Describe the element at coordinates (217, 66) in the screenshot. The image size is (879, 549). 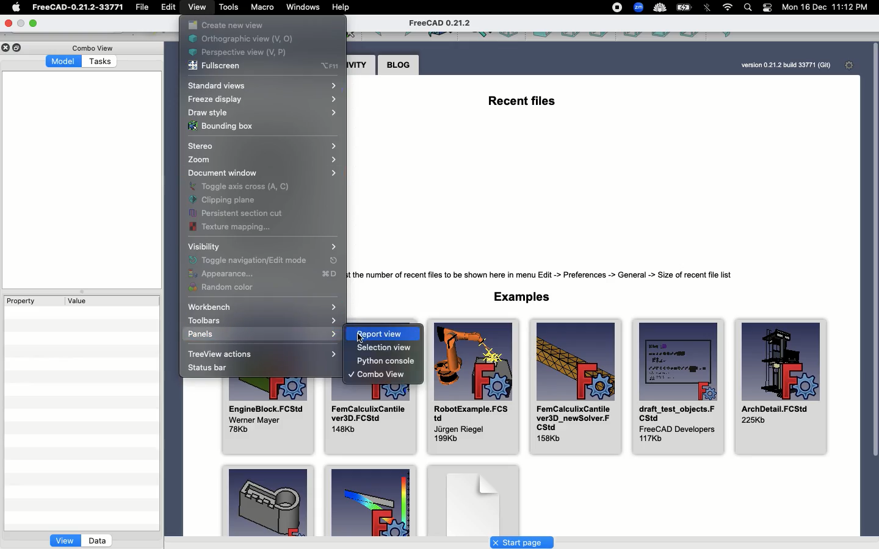
I see `Fullscreen` at that location.